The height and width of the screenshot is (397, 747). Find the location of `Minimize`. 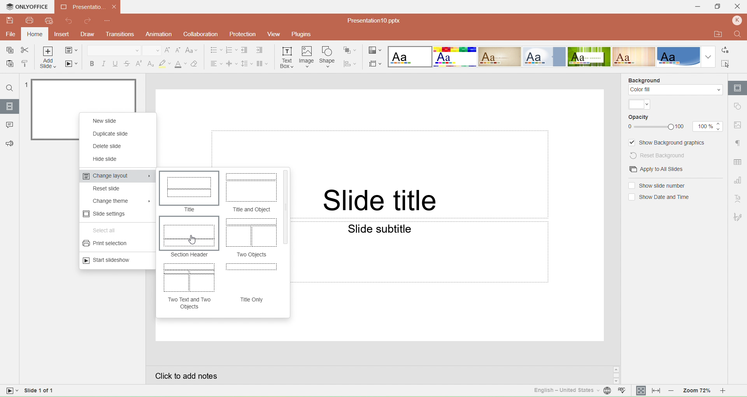

Minimize is located at coordinates (695, 7).